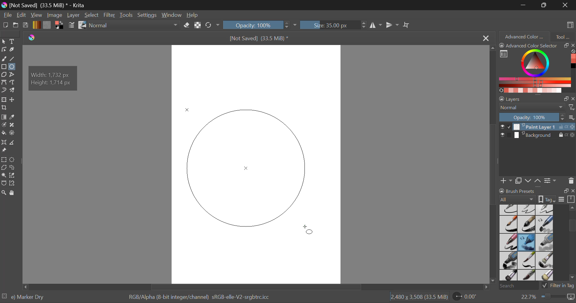 This screenshot has height=303, width=576. What do you see at coordinates (148, 15) in the screenshot?
I see `Settings` at bounding box center [148, 15].